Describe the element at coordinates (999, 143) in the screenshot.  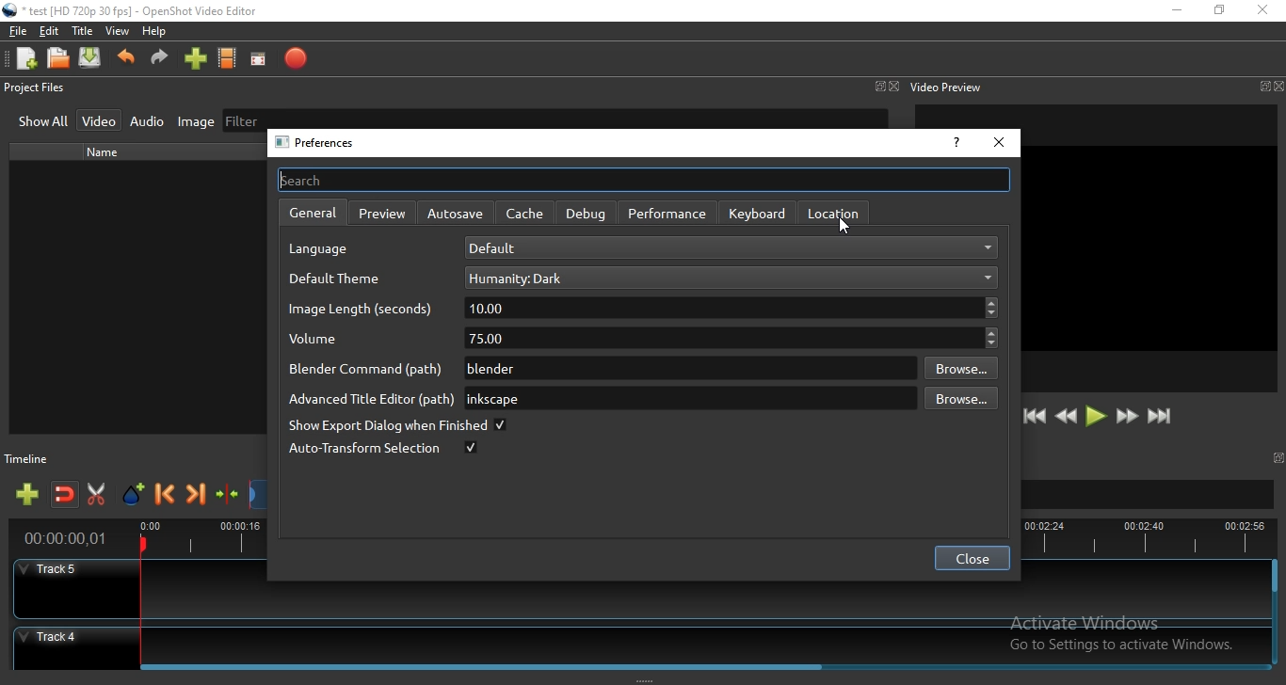
I see `close` at that location.